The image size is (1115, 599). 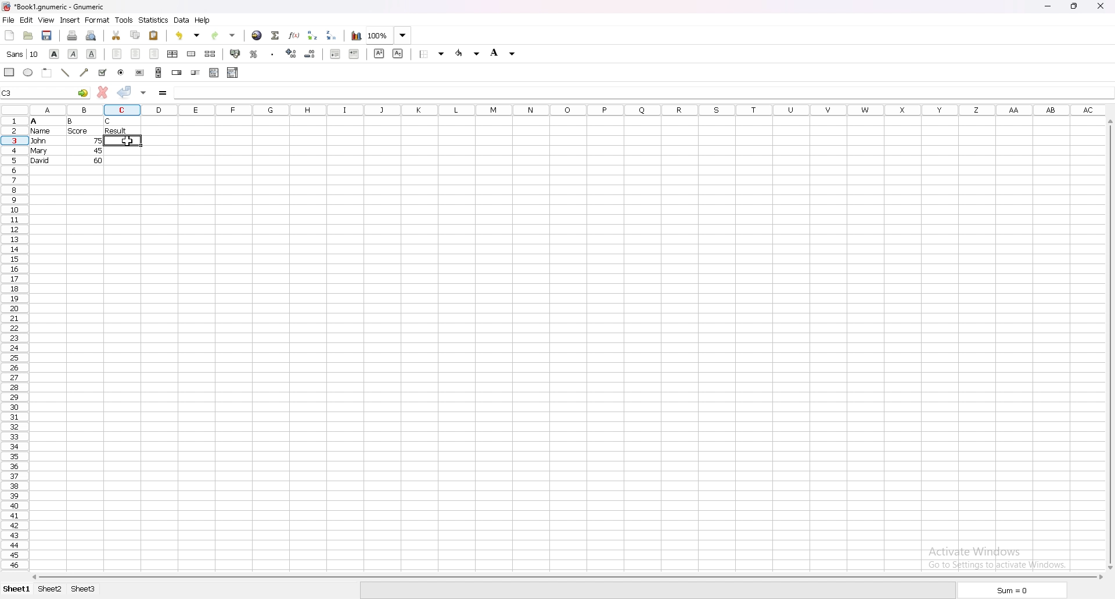 What do you see at coordinates (9, 35) in the screenshot?
I see `new` at bounding box center [9, 35].